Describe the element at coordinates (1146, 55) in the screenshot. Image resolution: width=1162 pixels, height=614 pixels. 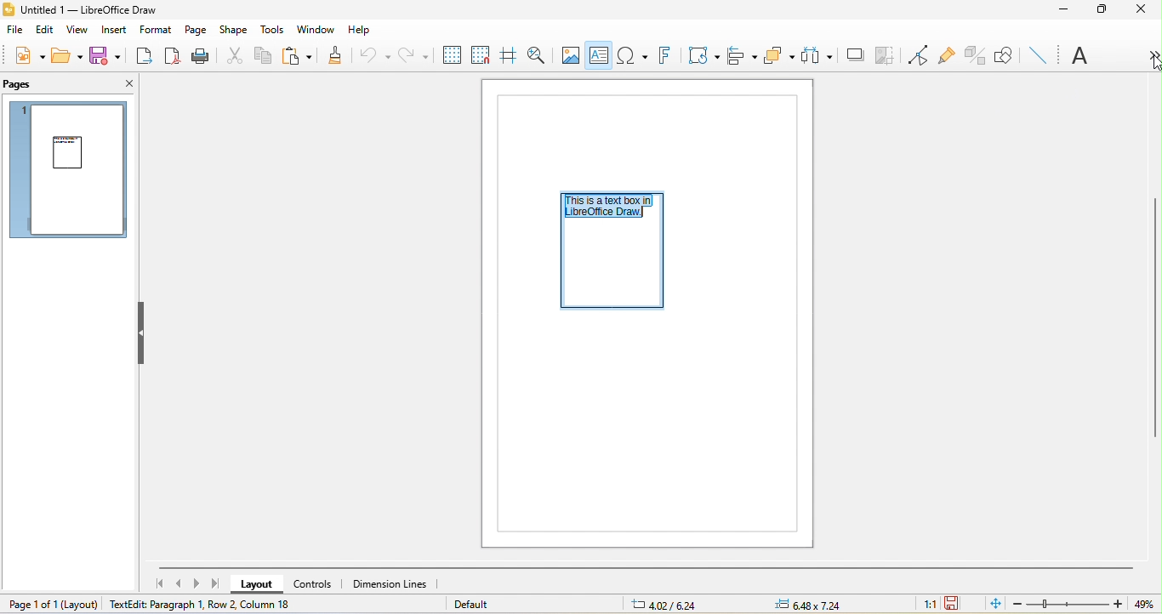
I see `more option` at that location.